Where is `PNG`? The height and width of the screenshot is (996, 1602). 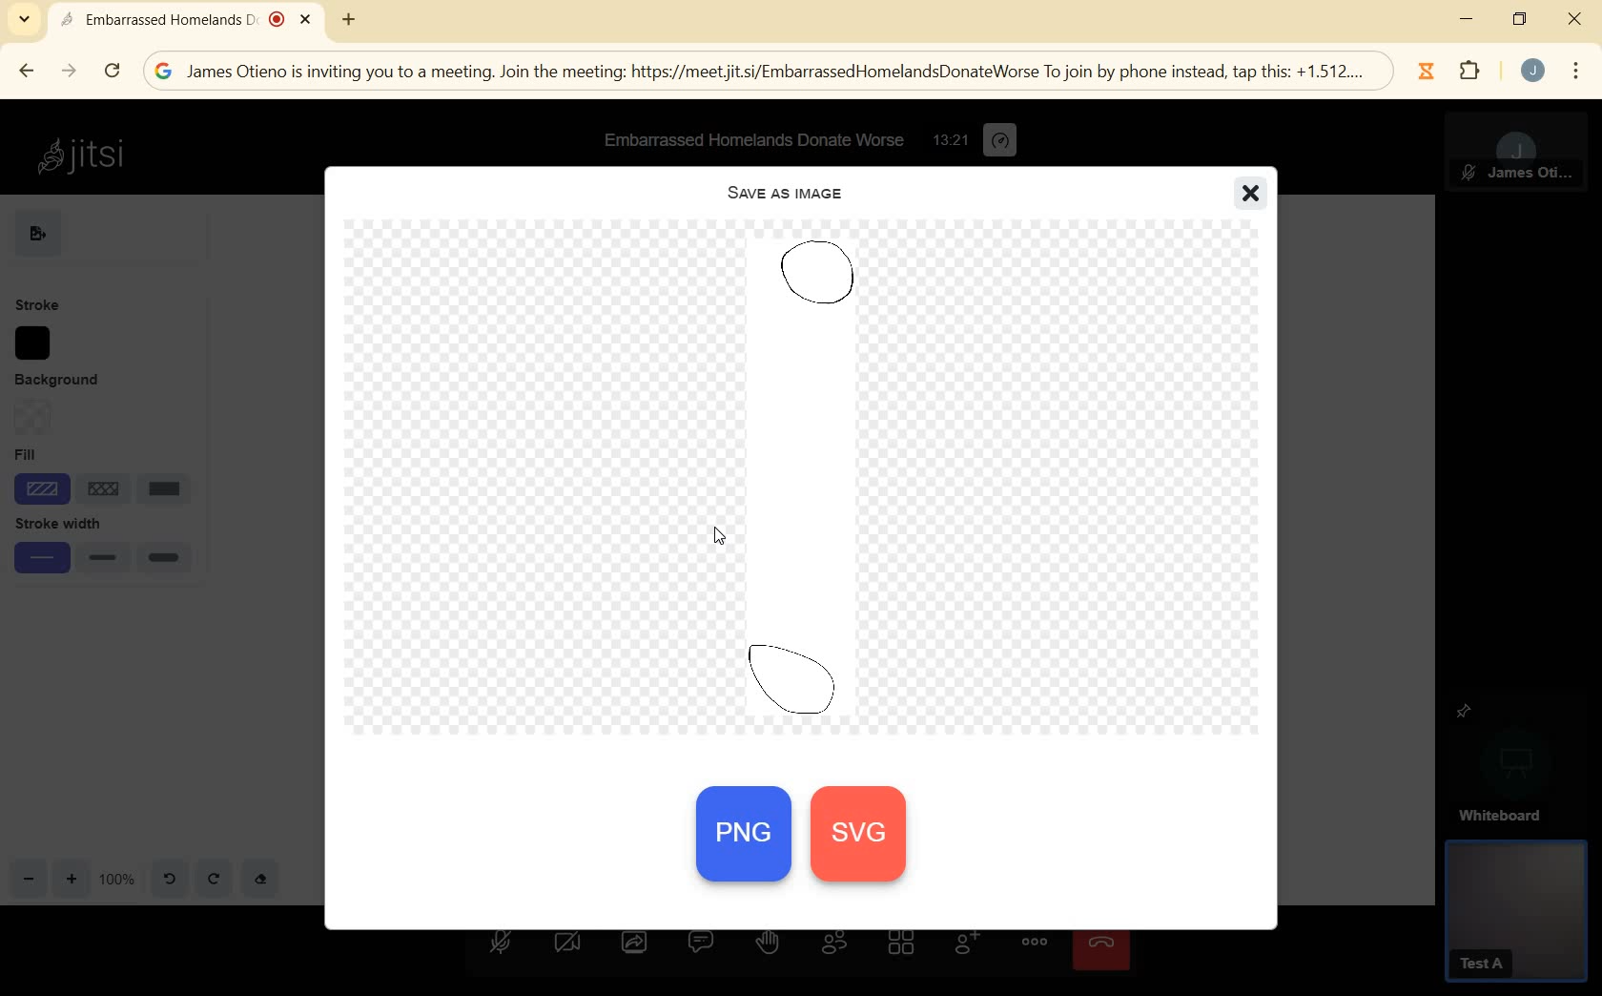 PNG is located at coordinates (744, 840).